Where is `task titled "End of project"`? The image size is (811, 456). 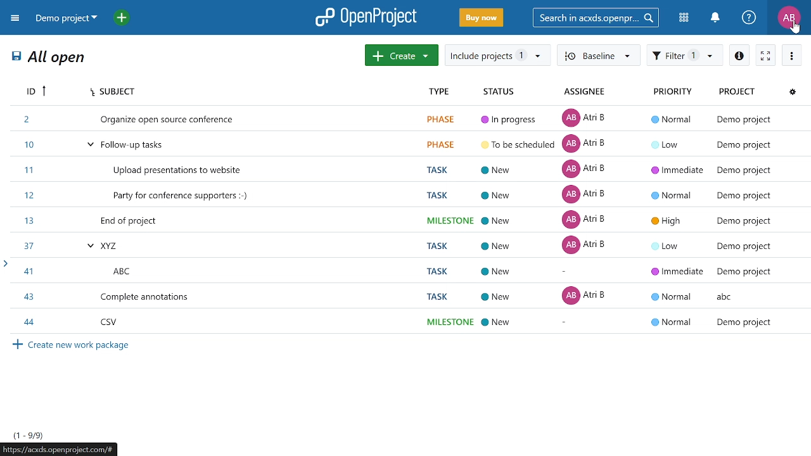
task titled "End of project" is located at coordinates (407, 220).